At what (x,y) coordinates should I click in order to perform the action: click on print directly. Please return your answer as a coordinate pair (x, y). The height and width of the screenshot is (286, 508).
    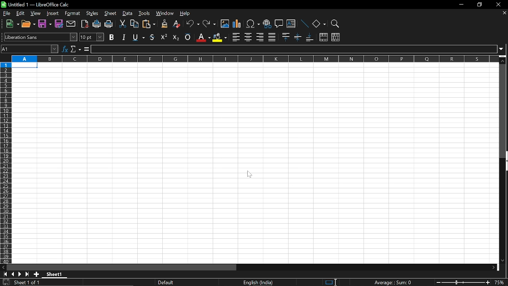
    Looking at the image, I should click on (97, 25).